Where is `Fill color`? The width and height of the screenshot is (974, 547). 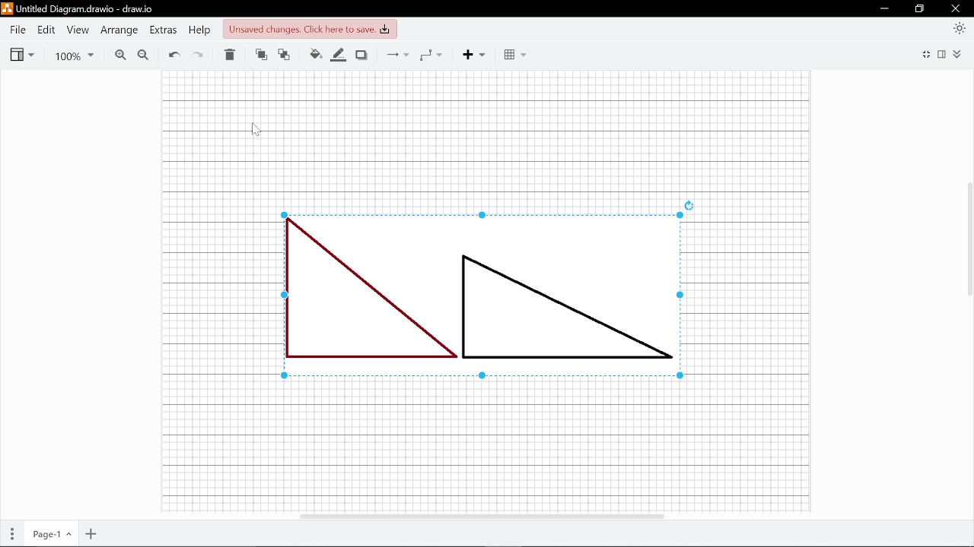 Fill color is located at coordinates (315, 54).